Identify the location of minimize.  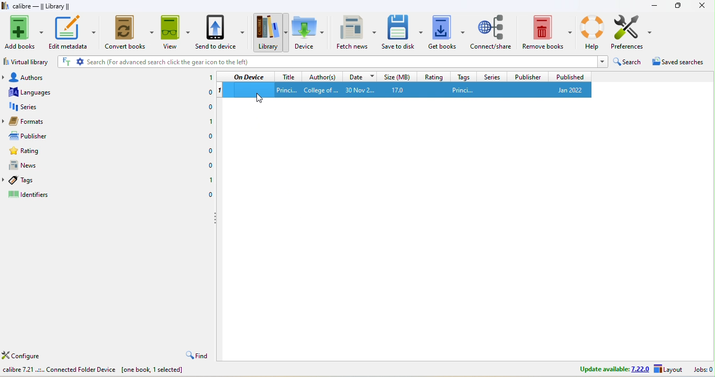
(654, 5).